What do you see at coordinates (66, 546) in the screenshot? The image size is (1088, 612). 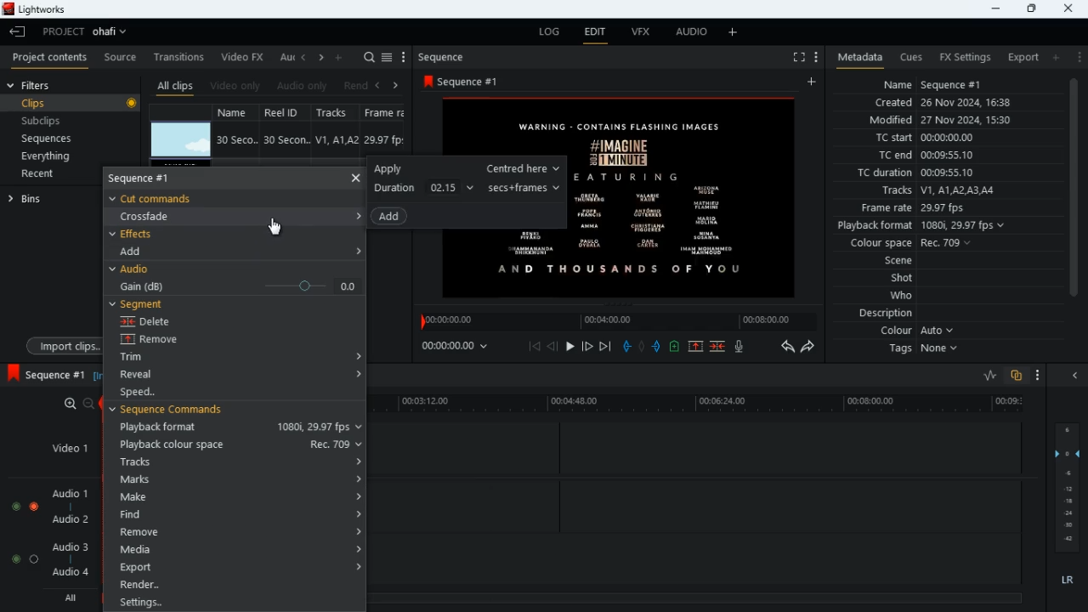 I see `audio 3` at bounding box center [66, 546].